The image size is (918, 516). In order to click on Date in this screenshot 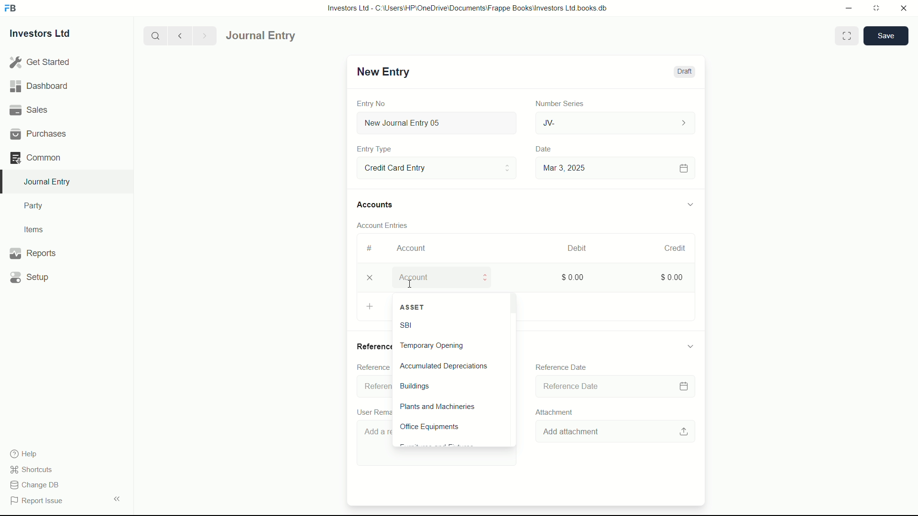, I will do `click(545, 149)`.